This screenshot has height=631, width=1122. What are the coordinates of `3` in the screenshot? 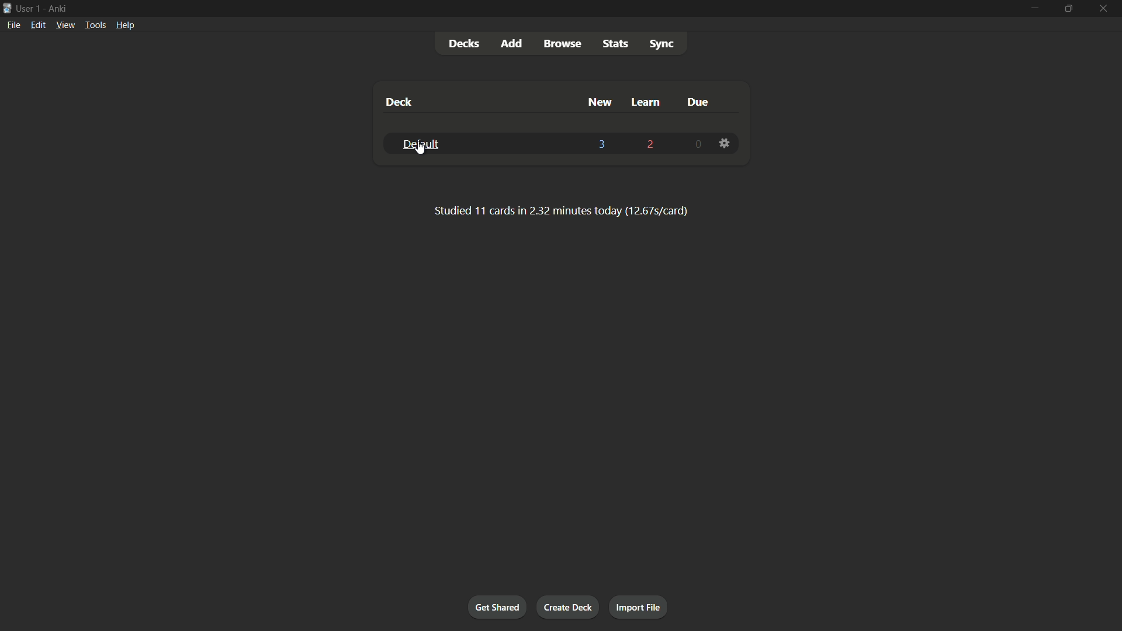 It's located at (602, 144).